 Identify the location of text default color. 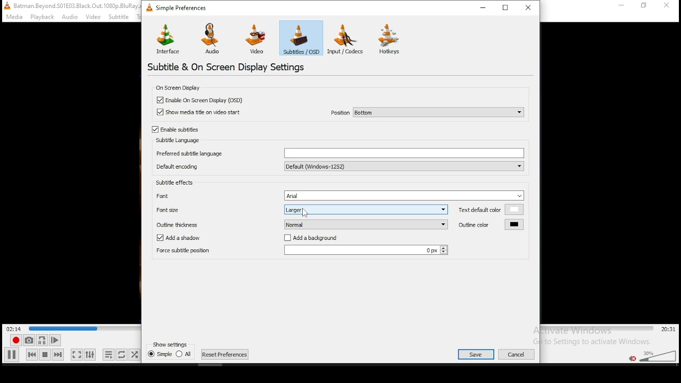
(491, 209).